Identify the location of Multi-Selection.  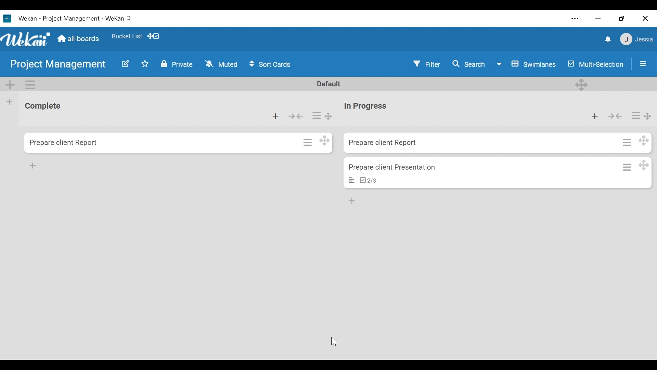
(597, 64).